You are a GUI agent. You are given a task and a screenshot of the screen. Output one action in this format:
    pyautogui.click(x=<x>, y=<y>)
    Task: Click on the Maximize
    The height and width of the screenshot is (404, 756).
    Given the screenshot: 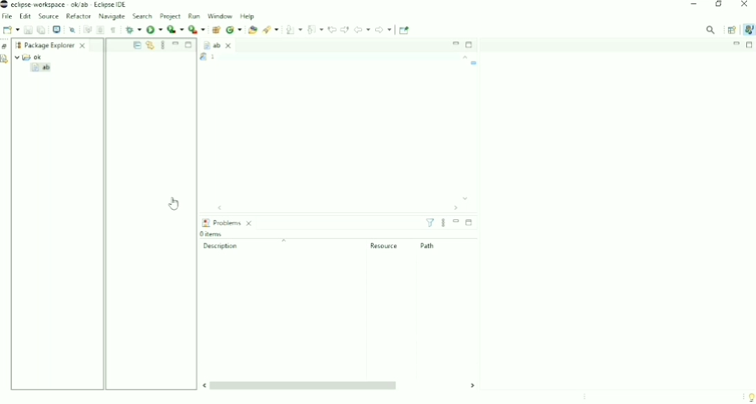 What is the action you would take?
    pyautogui.click(x=750, y=45)
    